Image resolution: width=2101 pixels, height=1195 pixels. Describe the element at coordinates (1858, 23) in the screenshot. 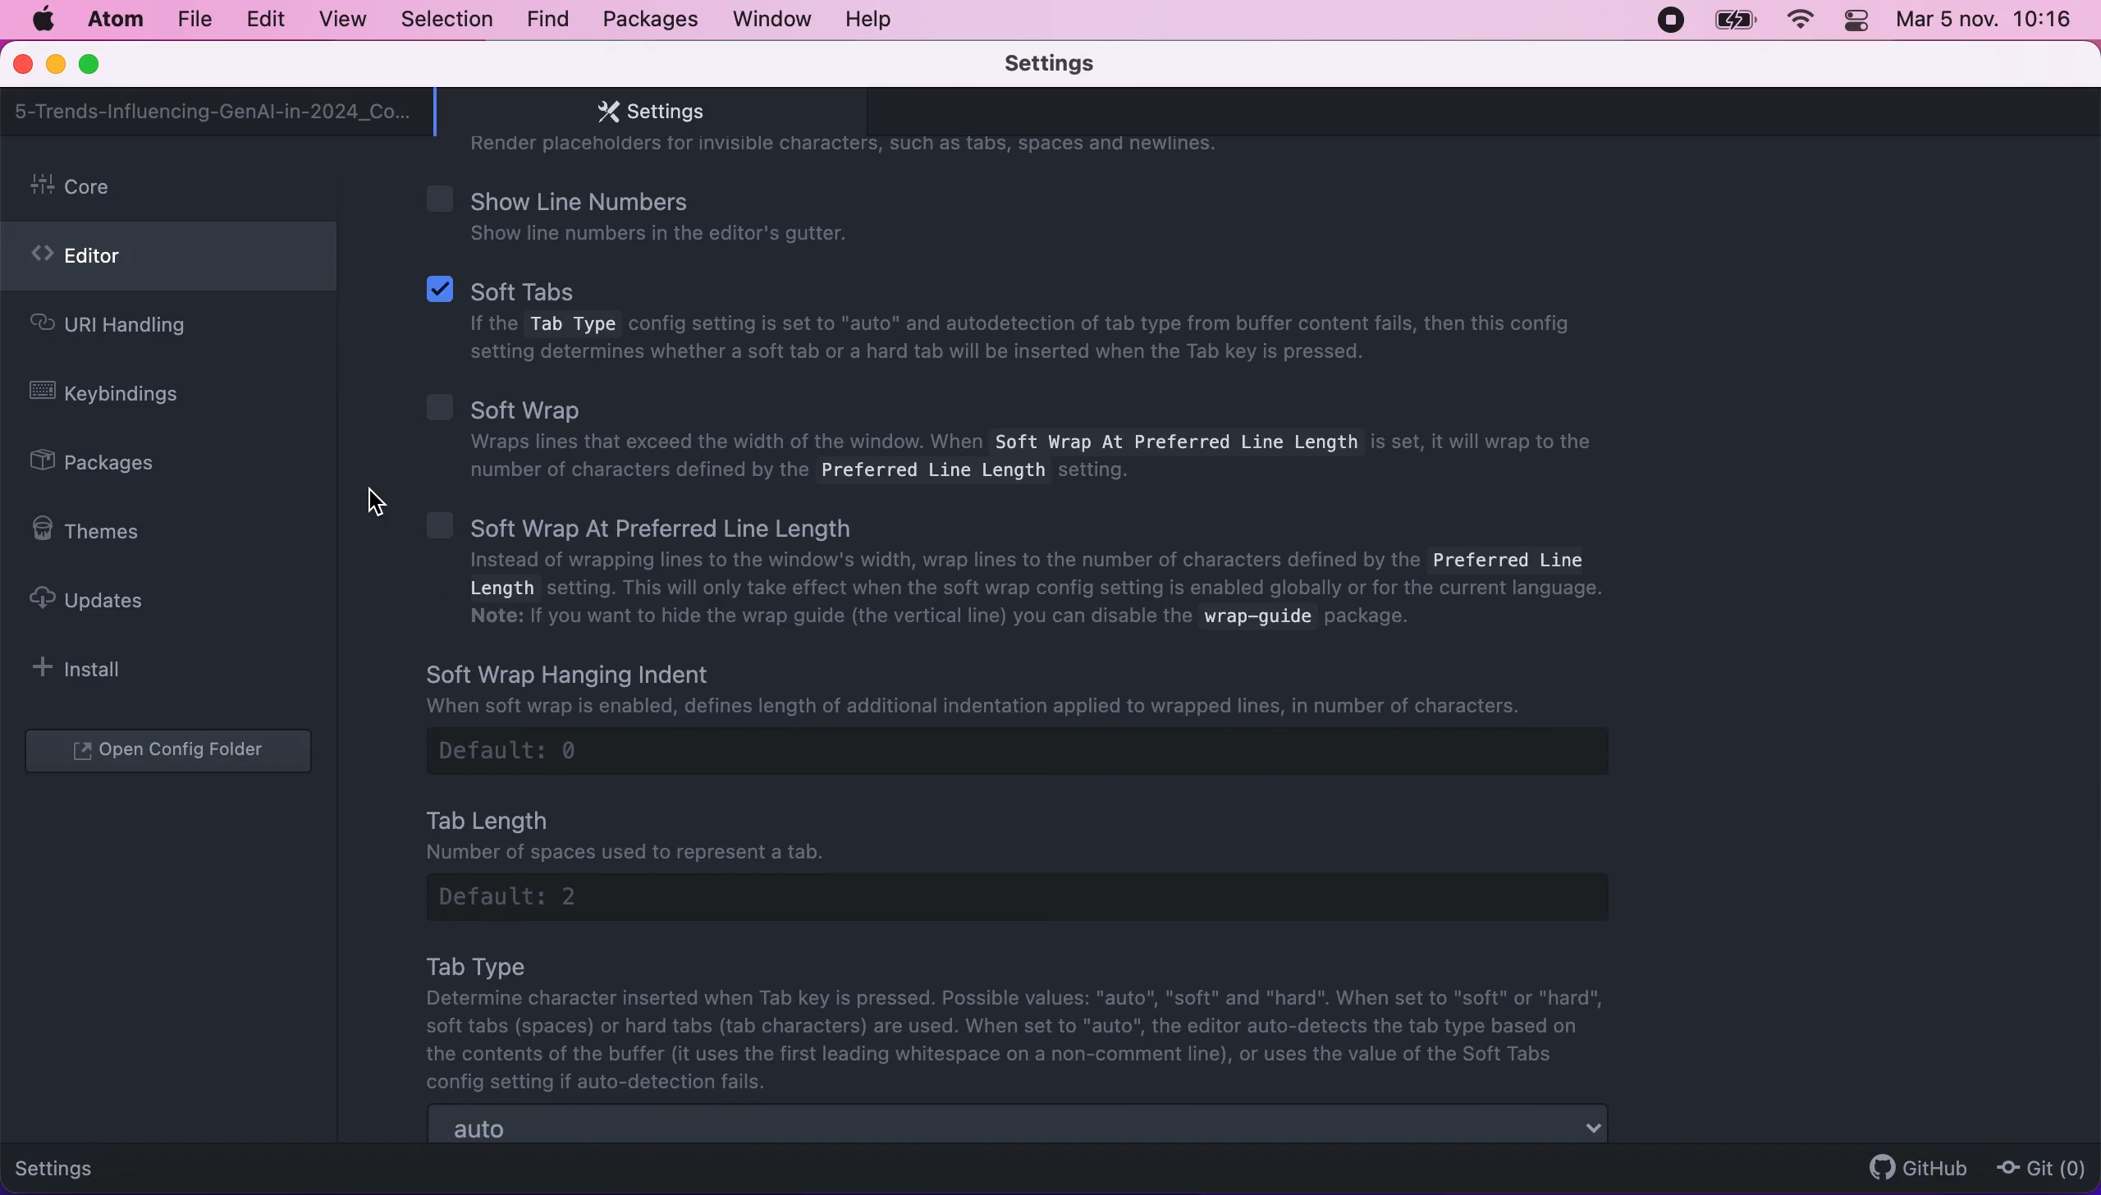

I see `control panel` at that location.